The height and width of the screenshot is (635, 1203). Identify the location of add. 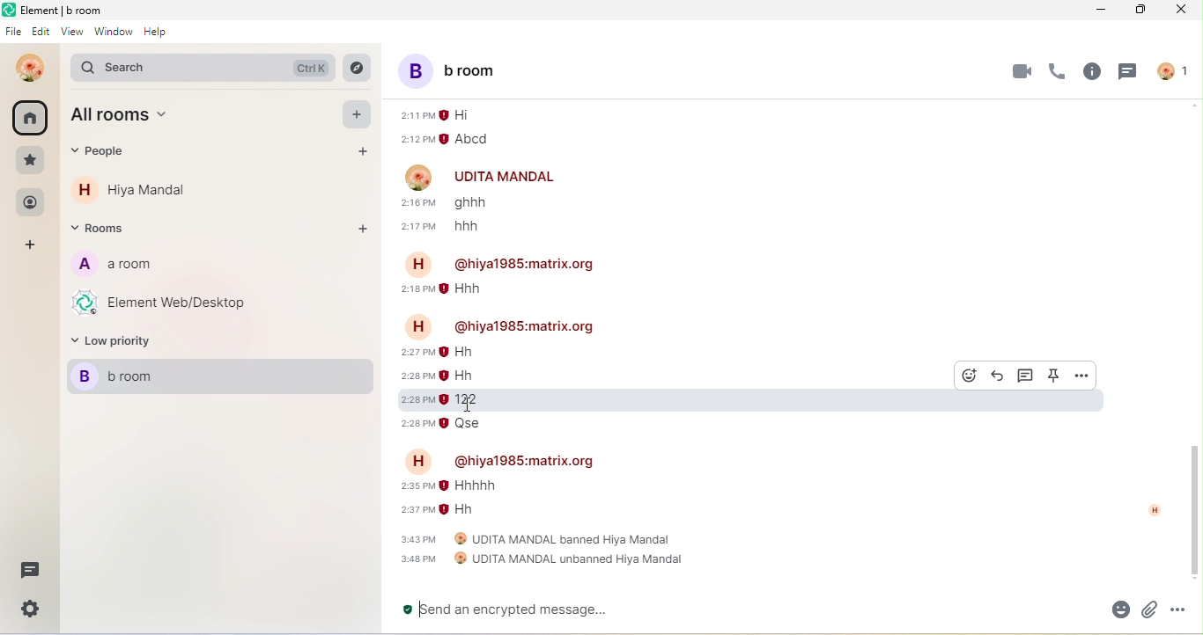
(33, 246).